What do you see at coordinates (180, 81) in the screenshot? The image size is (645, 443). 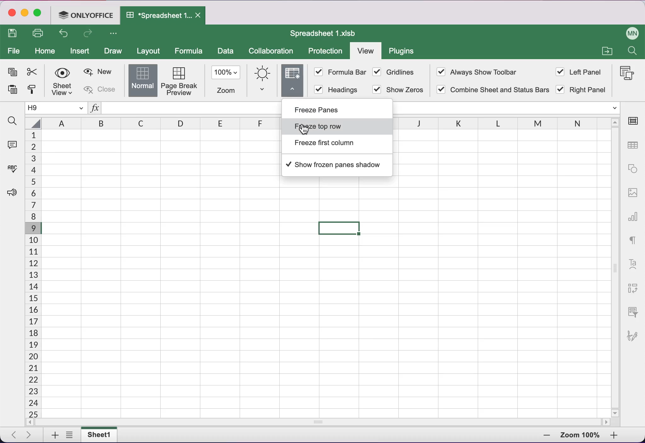 I see `page break preview` at bounding box center [180, 81].